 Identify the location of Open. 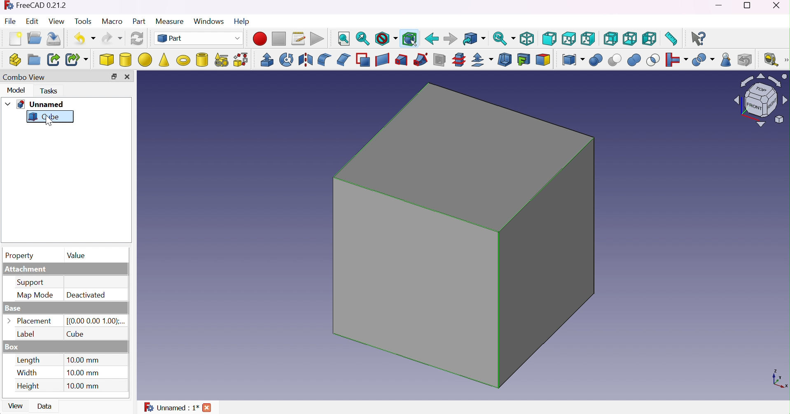
(34, 38).